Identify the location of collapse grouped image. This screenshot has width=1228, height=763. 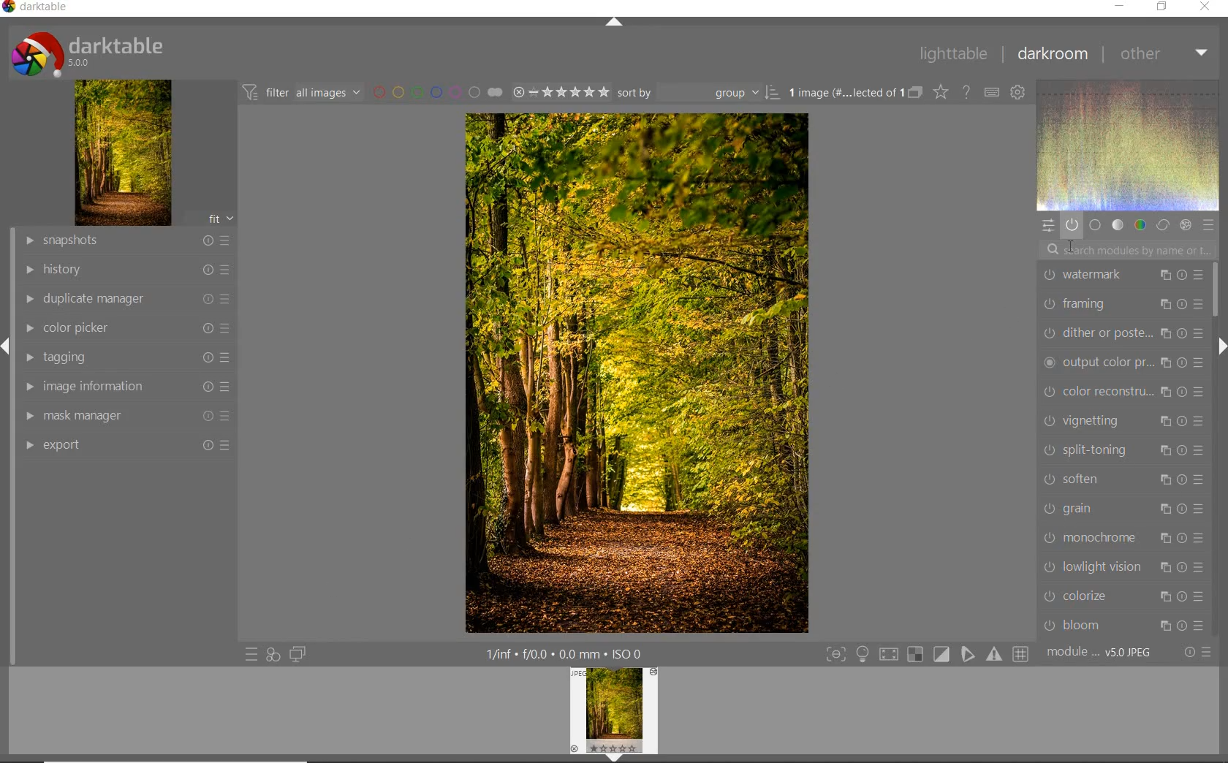
(915, 93).